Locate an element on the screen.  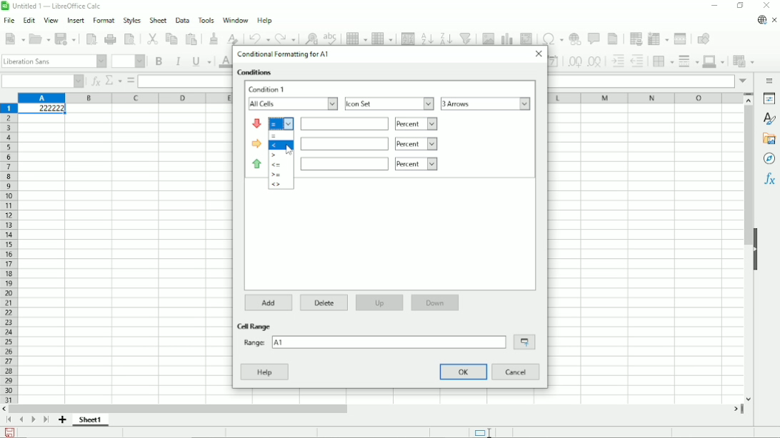
Font size is located at coordinates (127, 61).